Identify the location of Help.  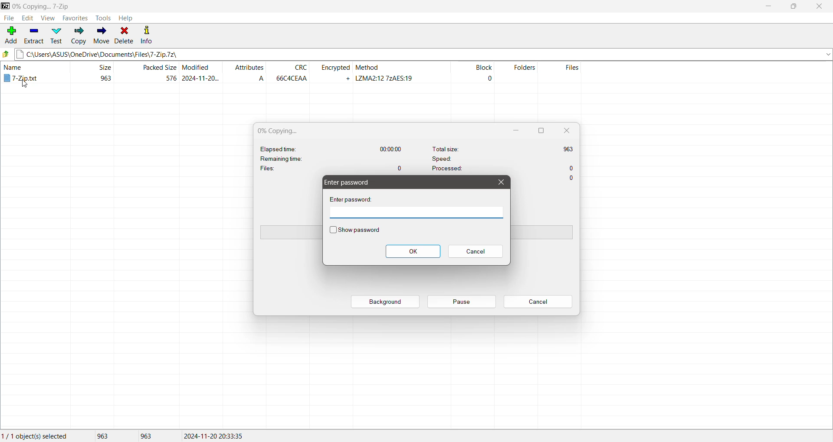
(126, 18).